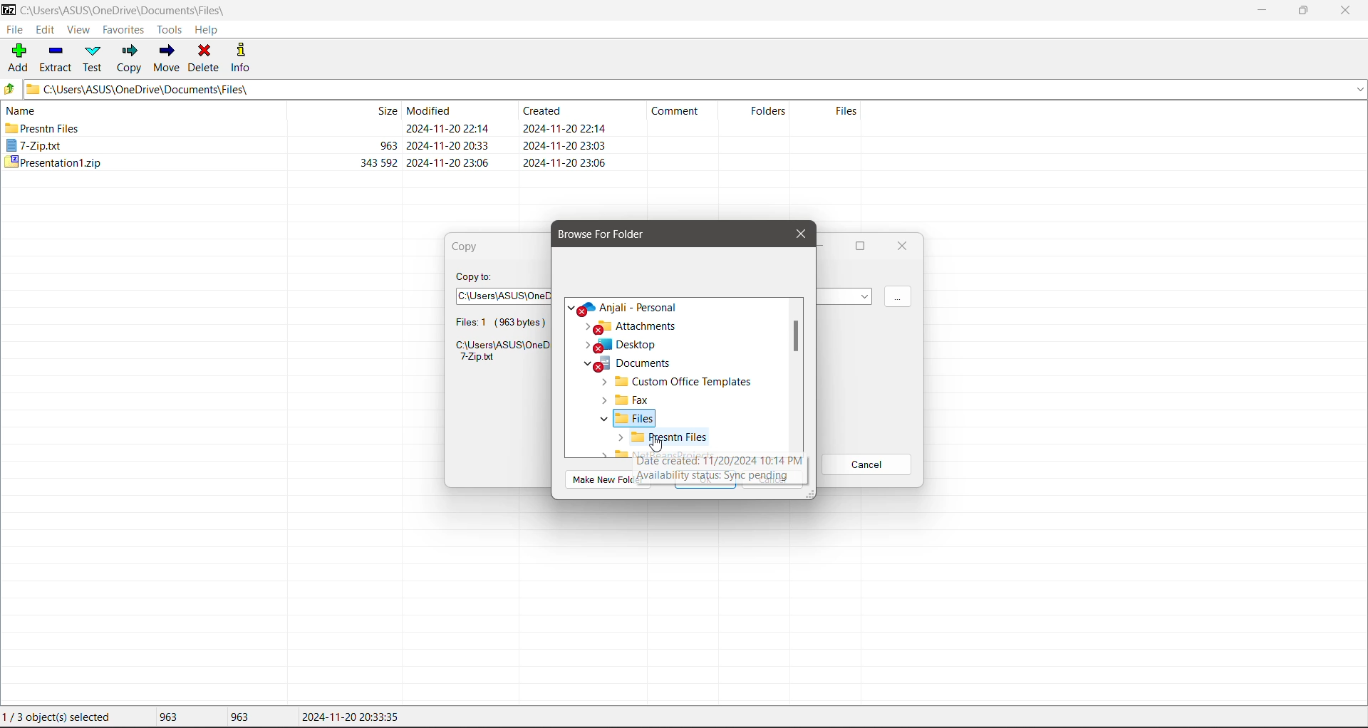 Image resolution: width=1368 pixels, height=728 pixels. Describe the element at coordinates (239, 717) in the screenshot. I see `Size of the last file selected` at that location.